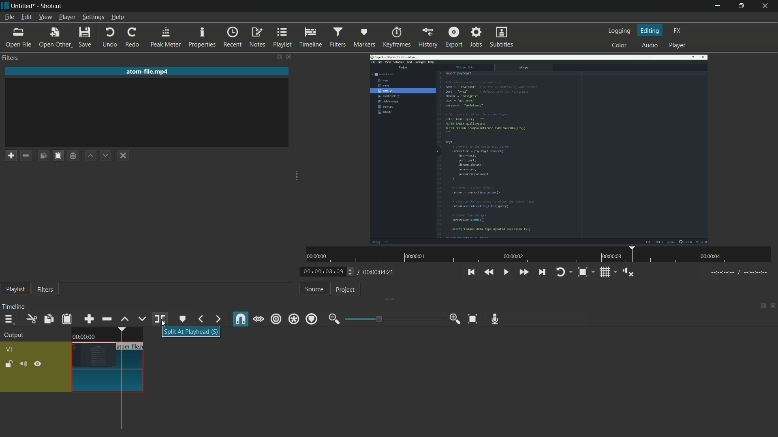  Describe the element at coordinates (454, 320) in the screenshot. I see `zoom in` at that location.